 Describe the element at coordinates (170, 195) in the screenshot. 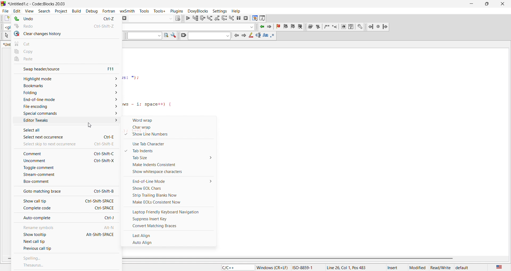

I see `strip trailing blanks now` at that location.